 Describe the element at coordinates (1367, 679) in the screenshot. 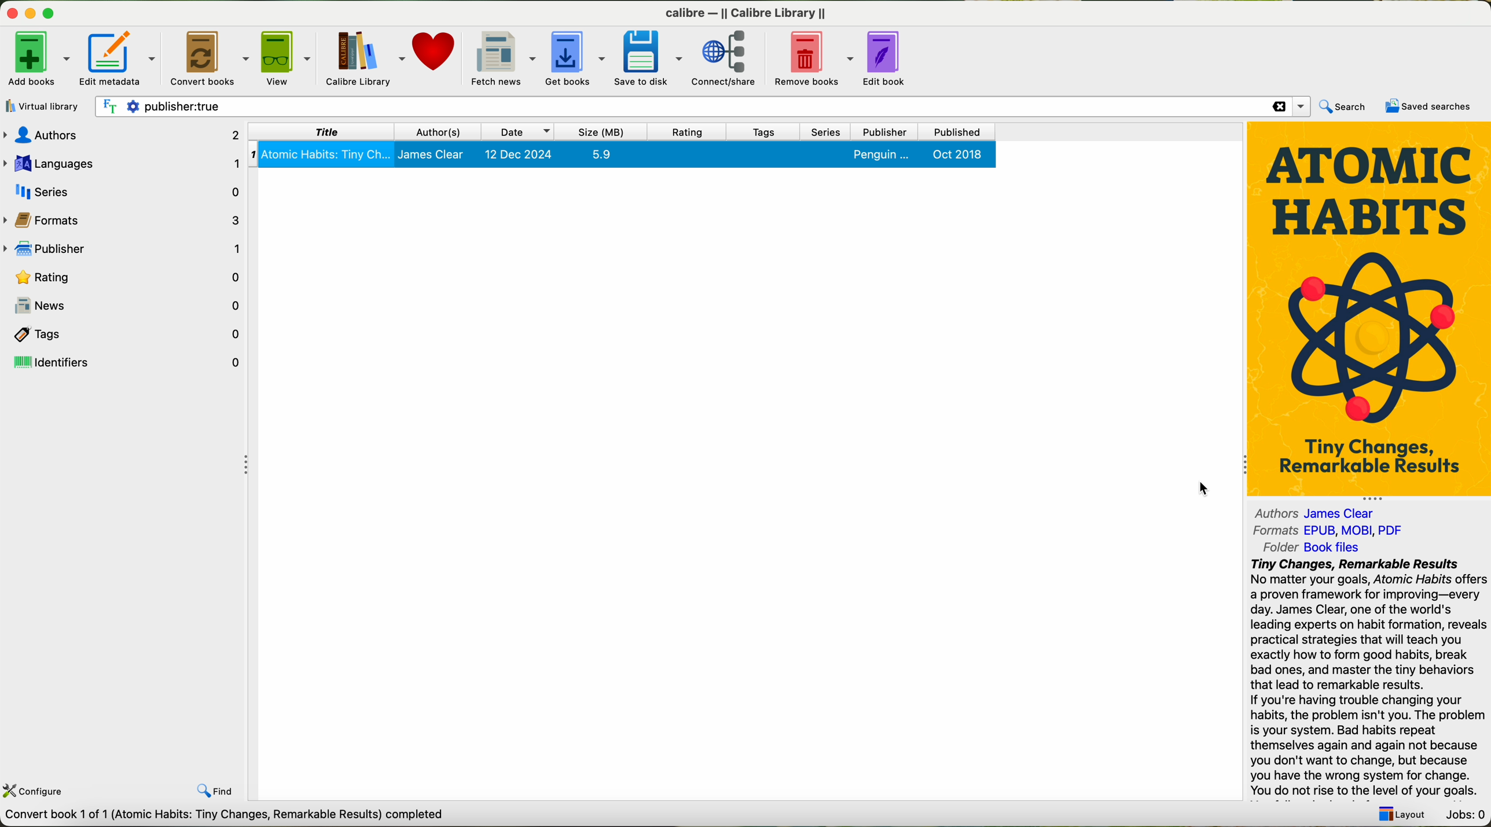

I see `summary` at that location.